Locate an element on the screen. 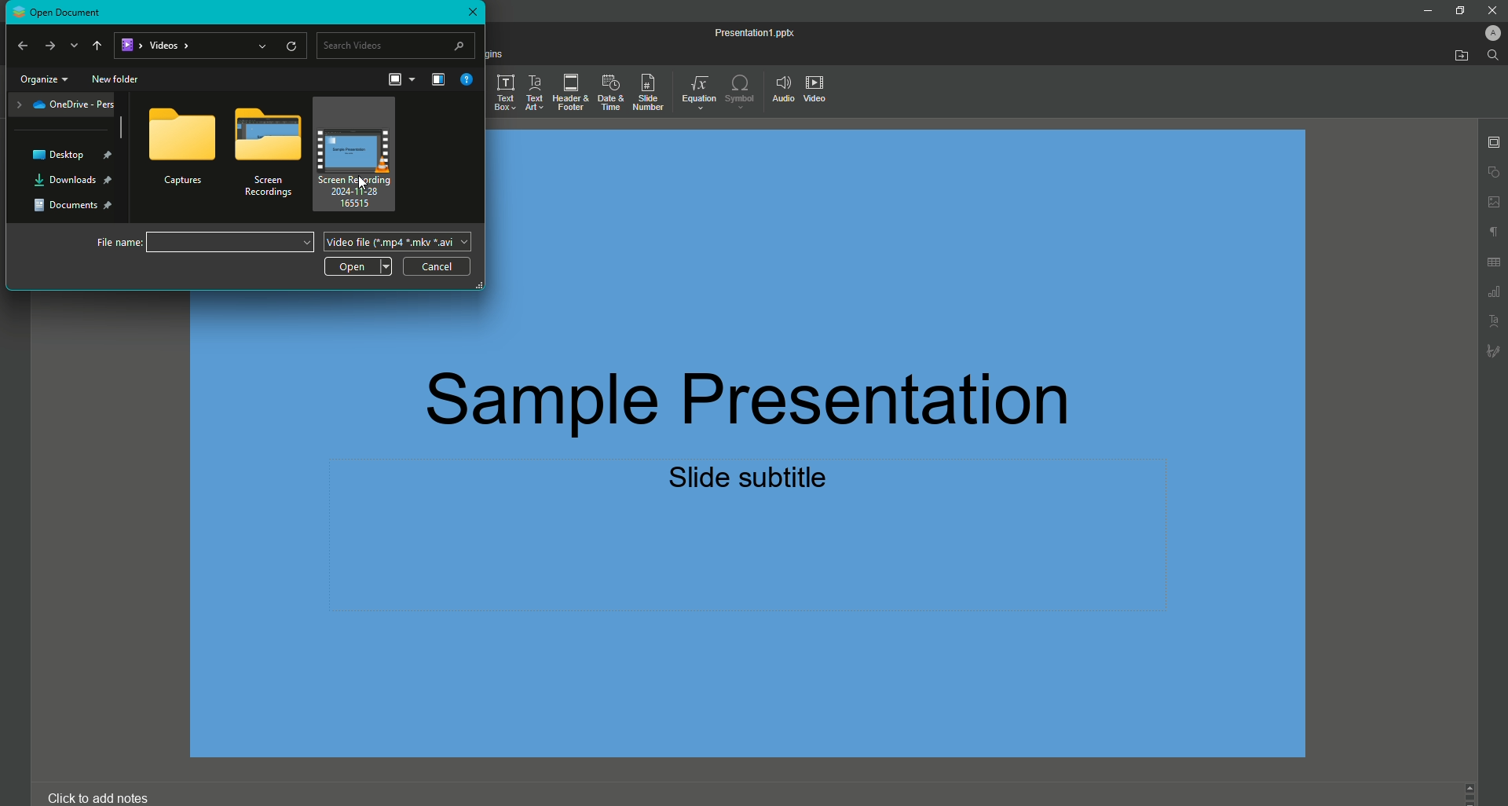  Screen Recording is located at coordinates (361, 155).